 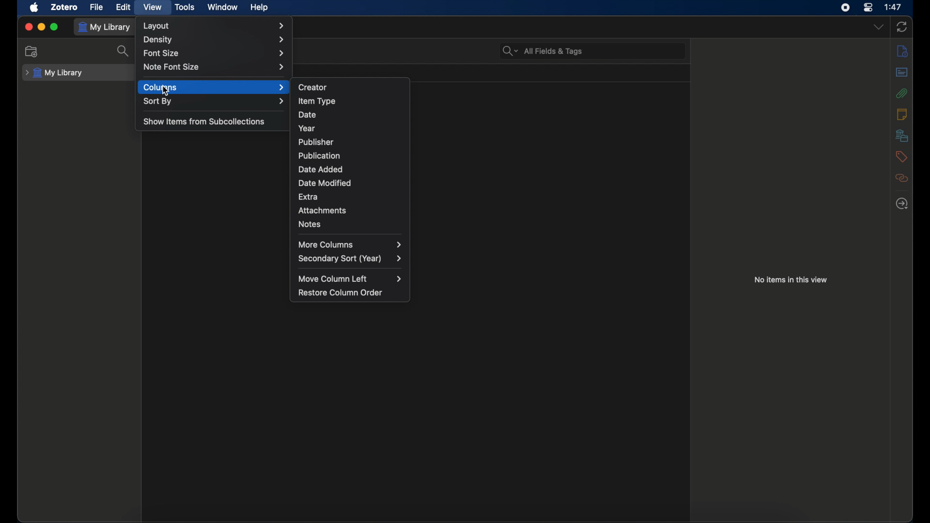 I want to click on window, so click(x=221, y=7).